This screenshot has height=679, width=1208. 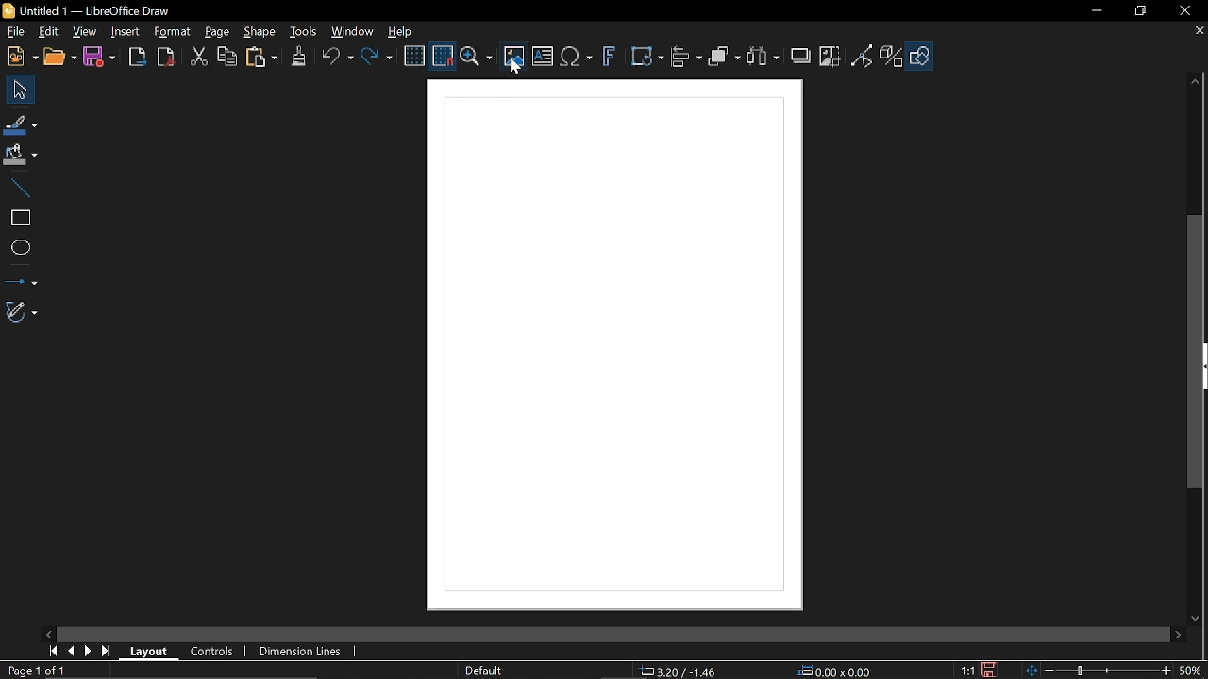 I want to click on Vertical scrollbar, so click(x=1197, y=352).